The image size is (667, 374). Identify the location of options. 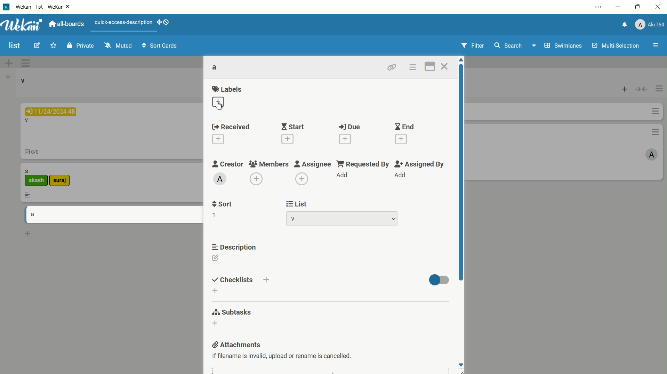
(653, 112).